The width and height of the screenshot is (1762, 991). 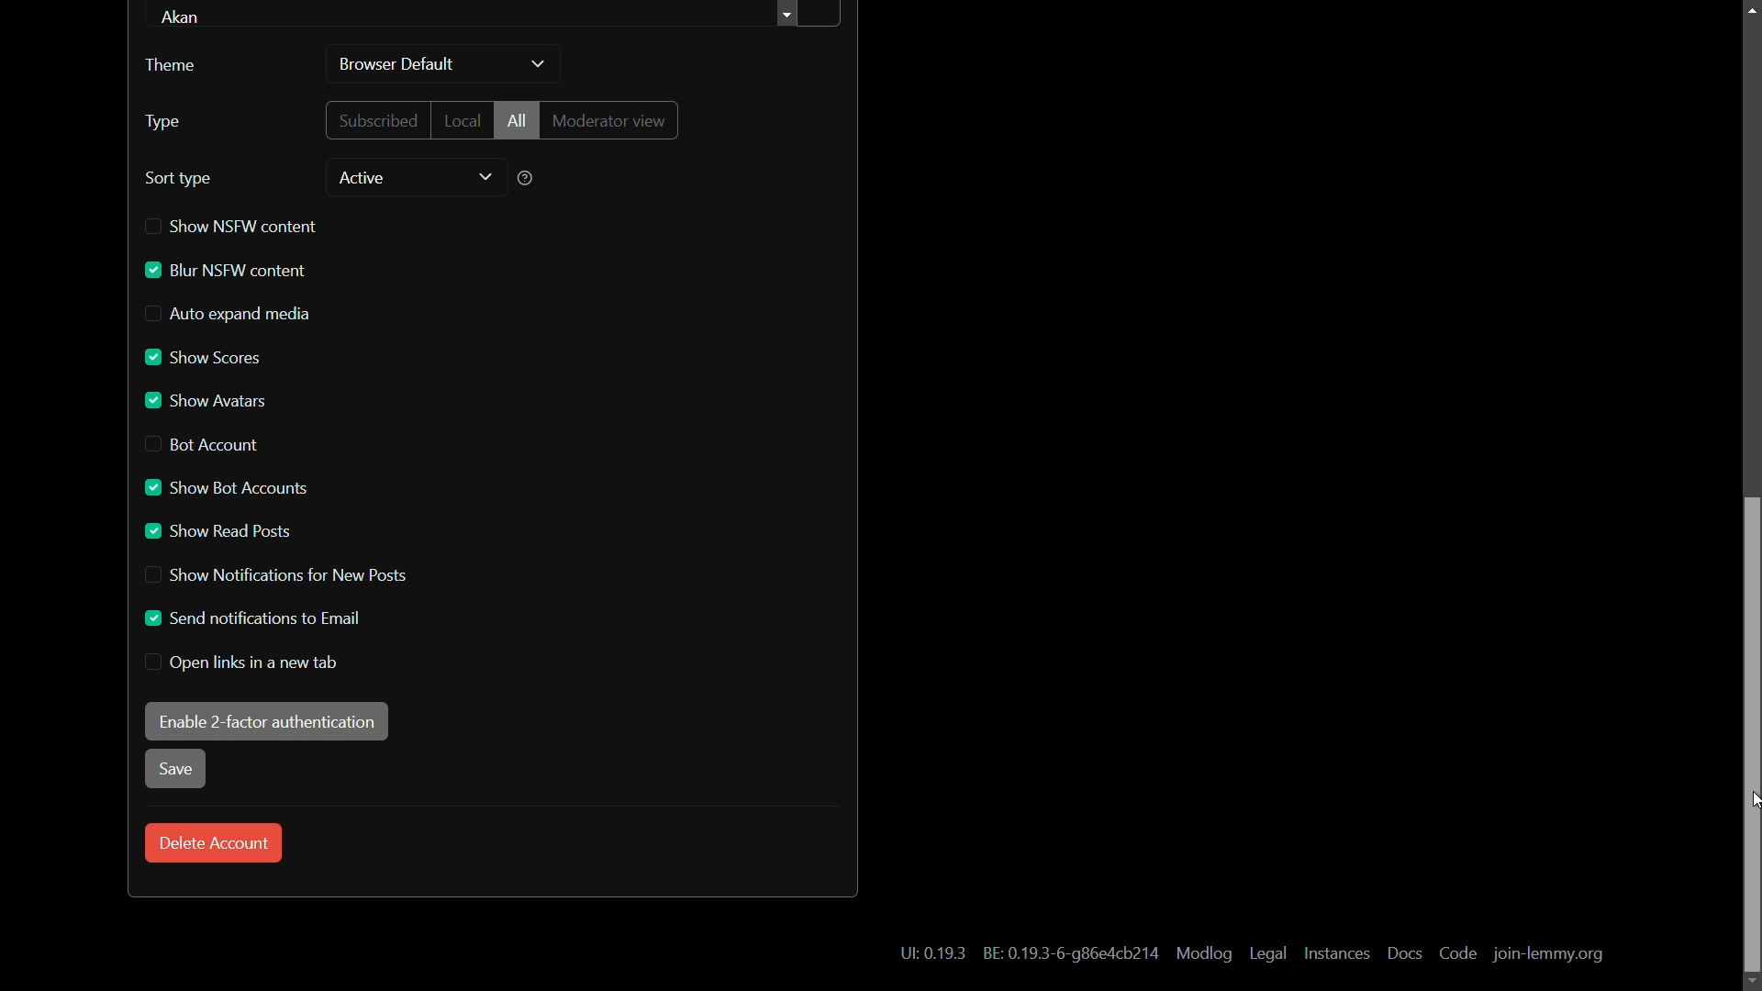 I want to click on theme, so click(x=170, y=65).